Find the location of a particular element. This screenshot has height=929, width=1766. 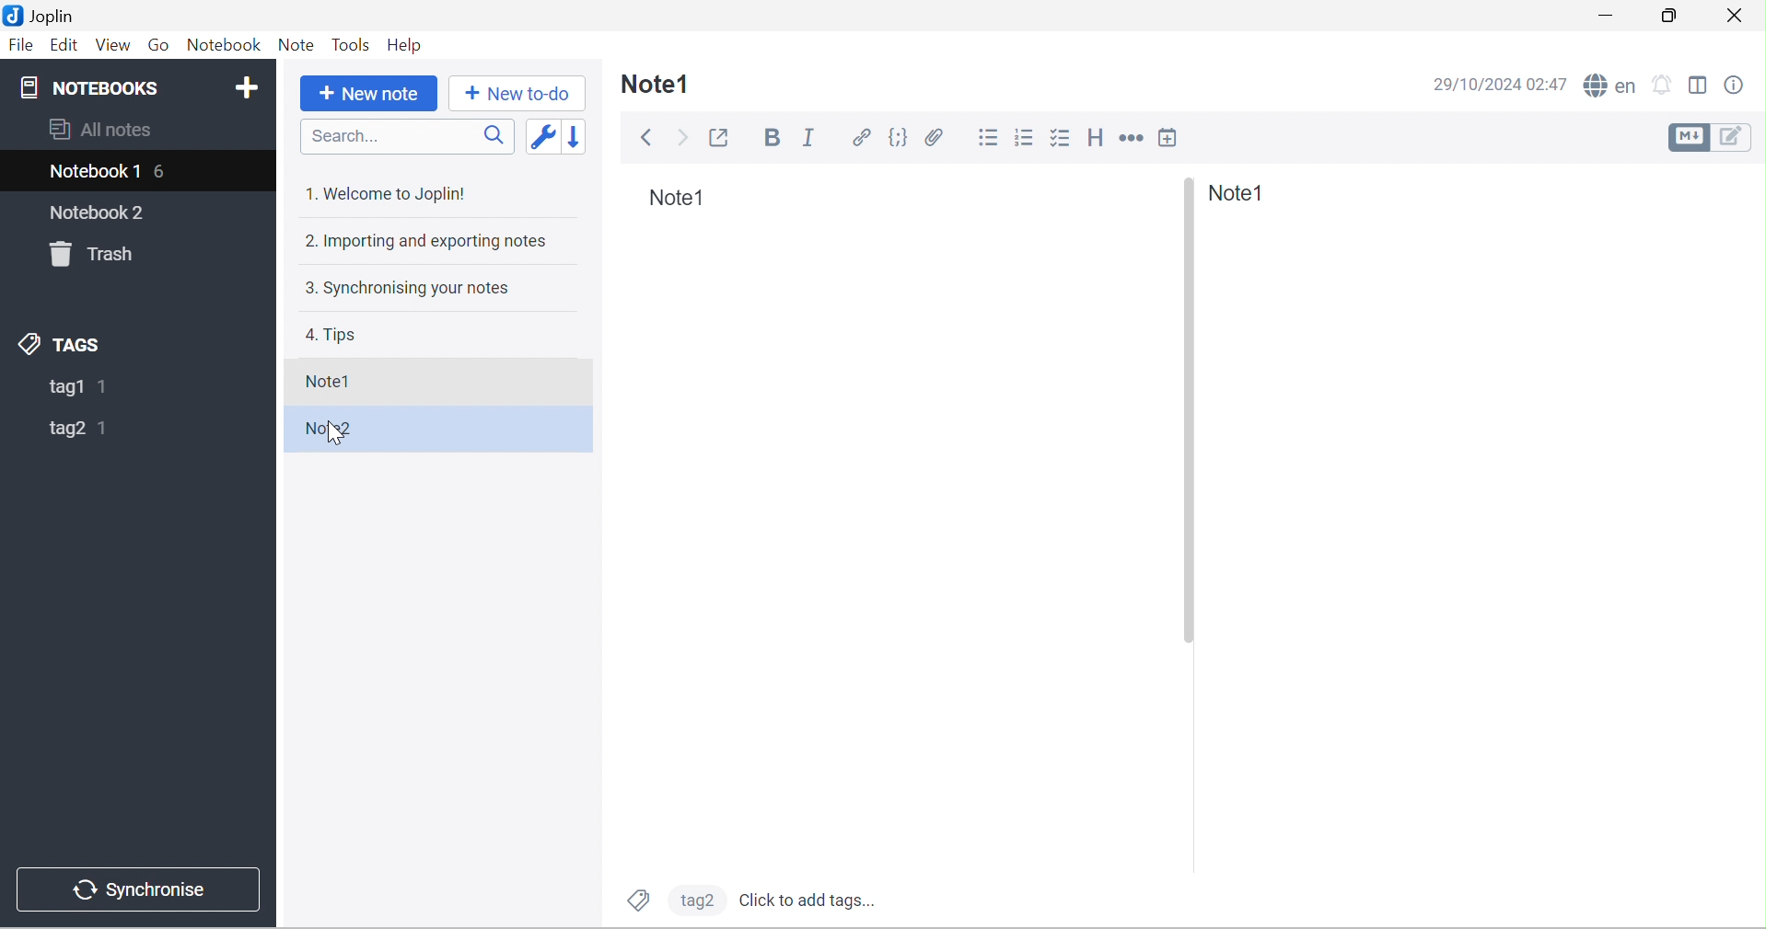

Forward is located at coordinates (685, 138).